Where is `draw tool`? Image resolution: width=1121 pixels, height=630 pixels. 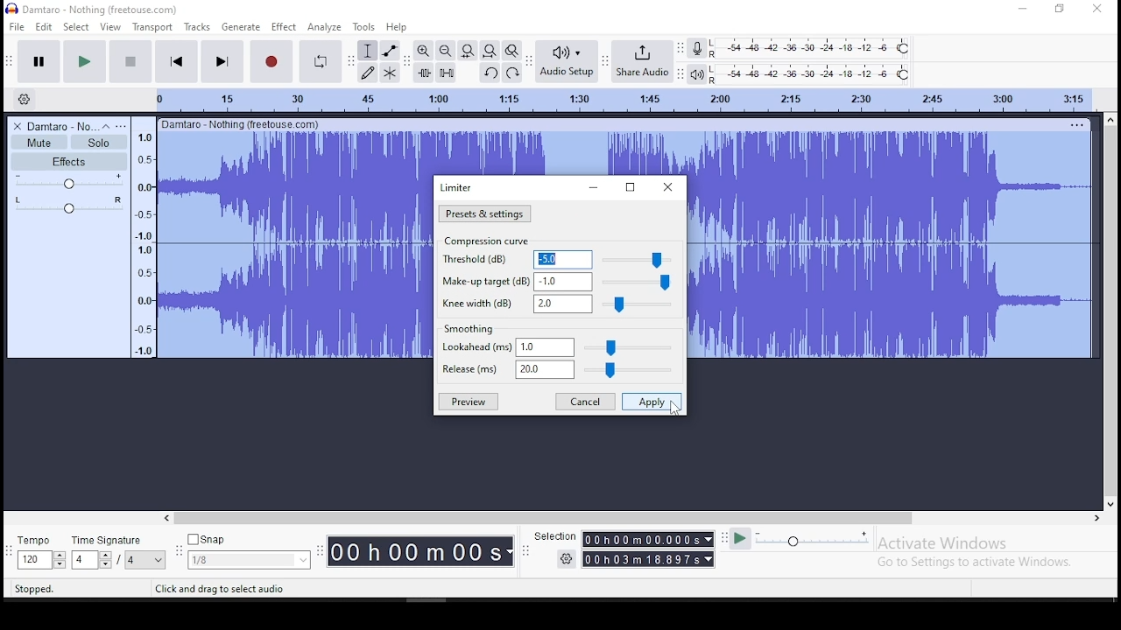 draw tool is located at coordinates (368, 73).